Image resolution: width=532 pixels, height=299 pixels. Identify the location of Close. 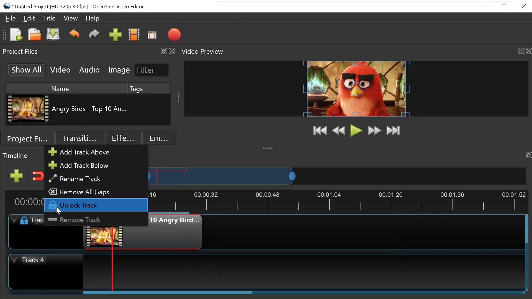
(523, 6).